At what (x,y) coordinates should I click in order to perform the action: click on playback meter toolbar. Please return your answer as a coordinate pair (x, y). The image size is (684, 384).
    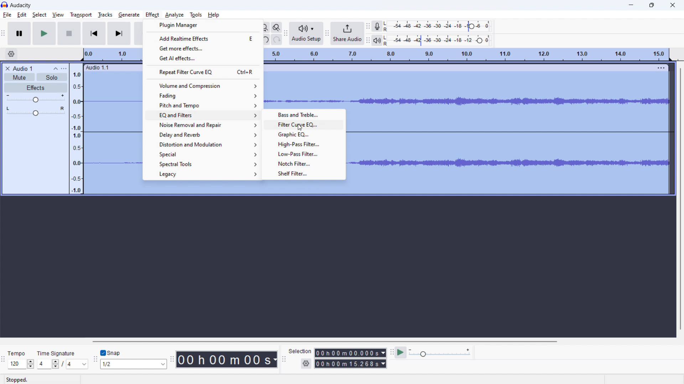
    Looking at the image, I should click on (368, 41).